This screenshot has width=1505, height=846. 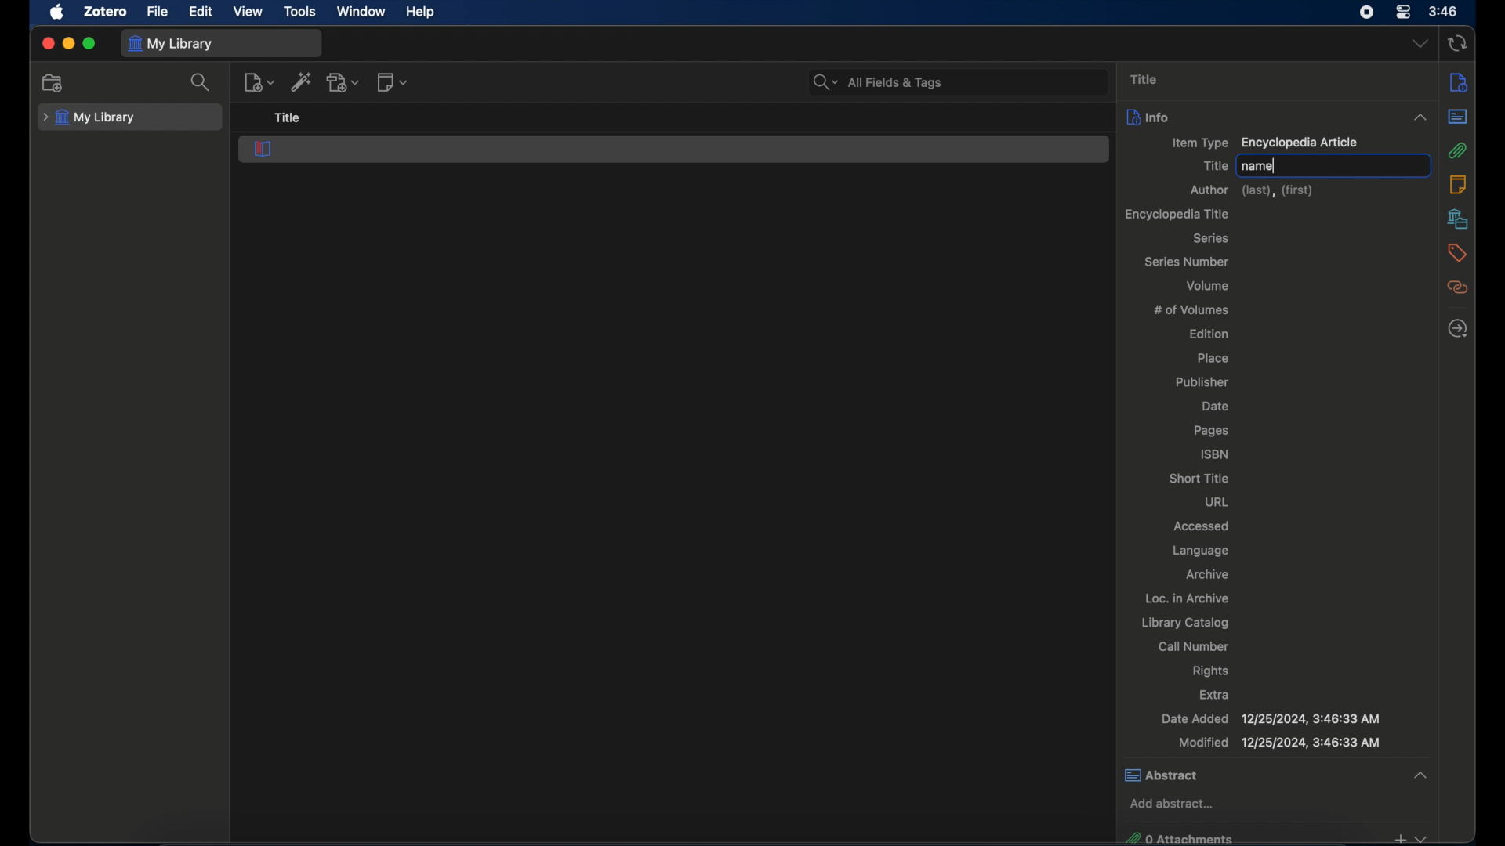 What do you see at coordinates (288, 118) in the screenshot?
I see `title` at bounding box center [288, 118].